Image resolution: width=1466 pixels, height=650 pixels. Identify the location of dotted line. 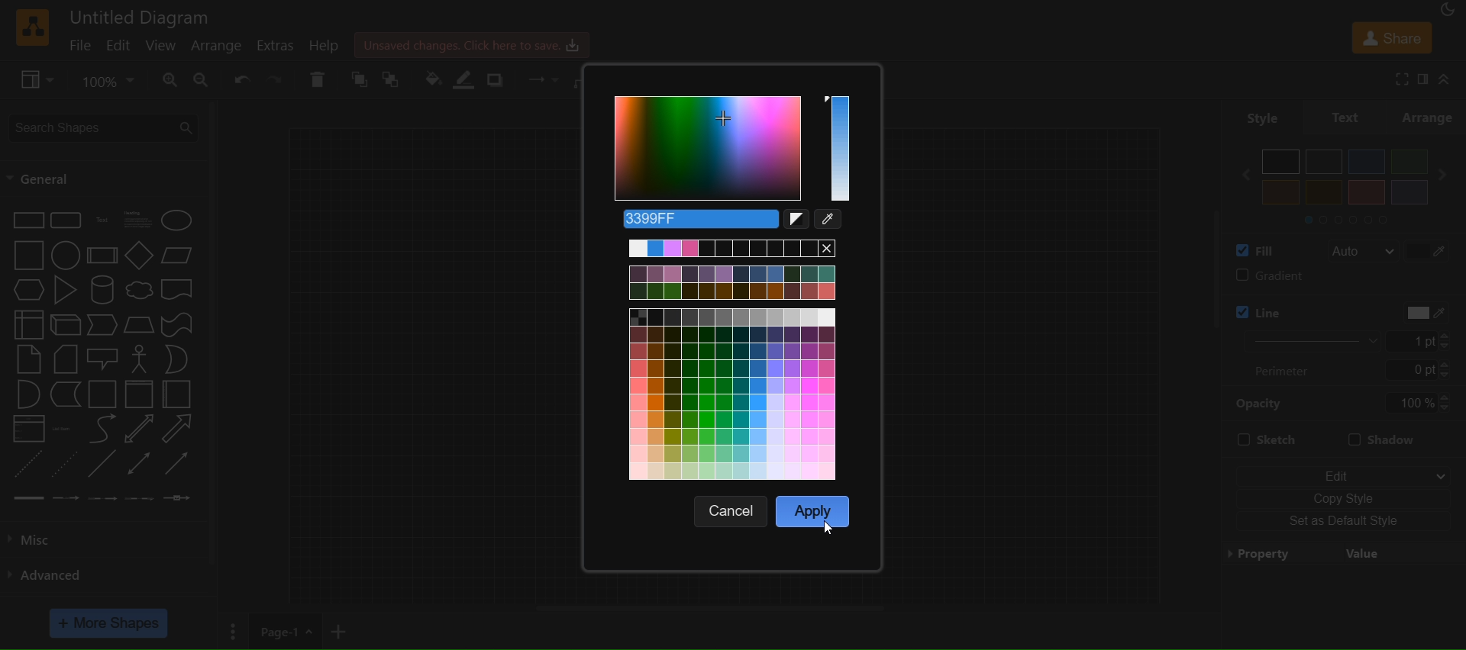
(65, 463).